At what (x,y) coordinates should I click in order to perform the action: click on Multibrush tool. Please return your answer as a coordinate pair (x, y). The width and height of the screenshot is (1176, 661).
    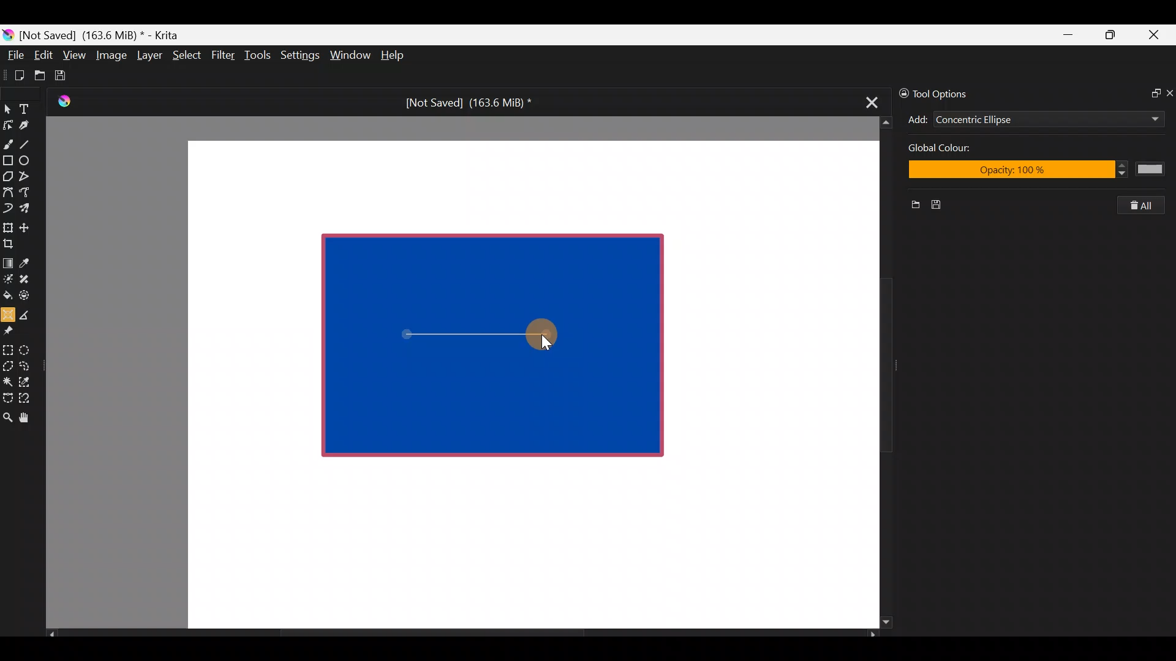
    Looking at the image, I should click on (29, 207).